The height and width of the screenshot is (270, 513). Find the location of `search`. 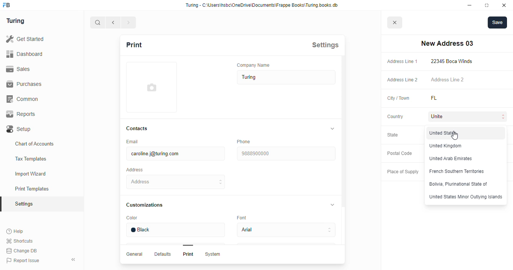

search is located at coordinates (98, 22).